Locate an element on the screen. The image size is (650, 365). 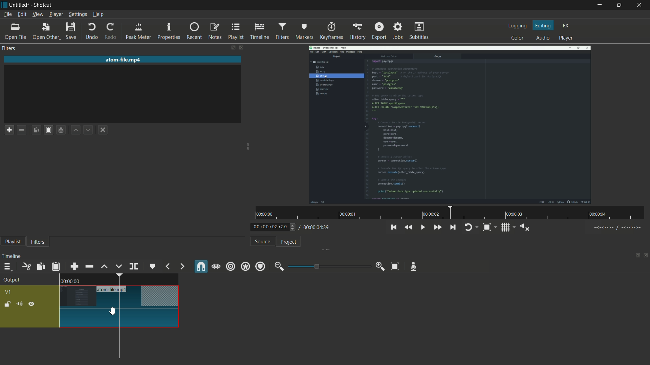
move filter up is located at coordinates (74, 130).